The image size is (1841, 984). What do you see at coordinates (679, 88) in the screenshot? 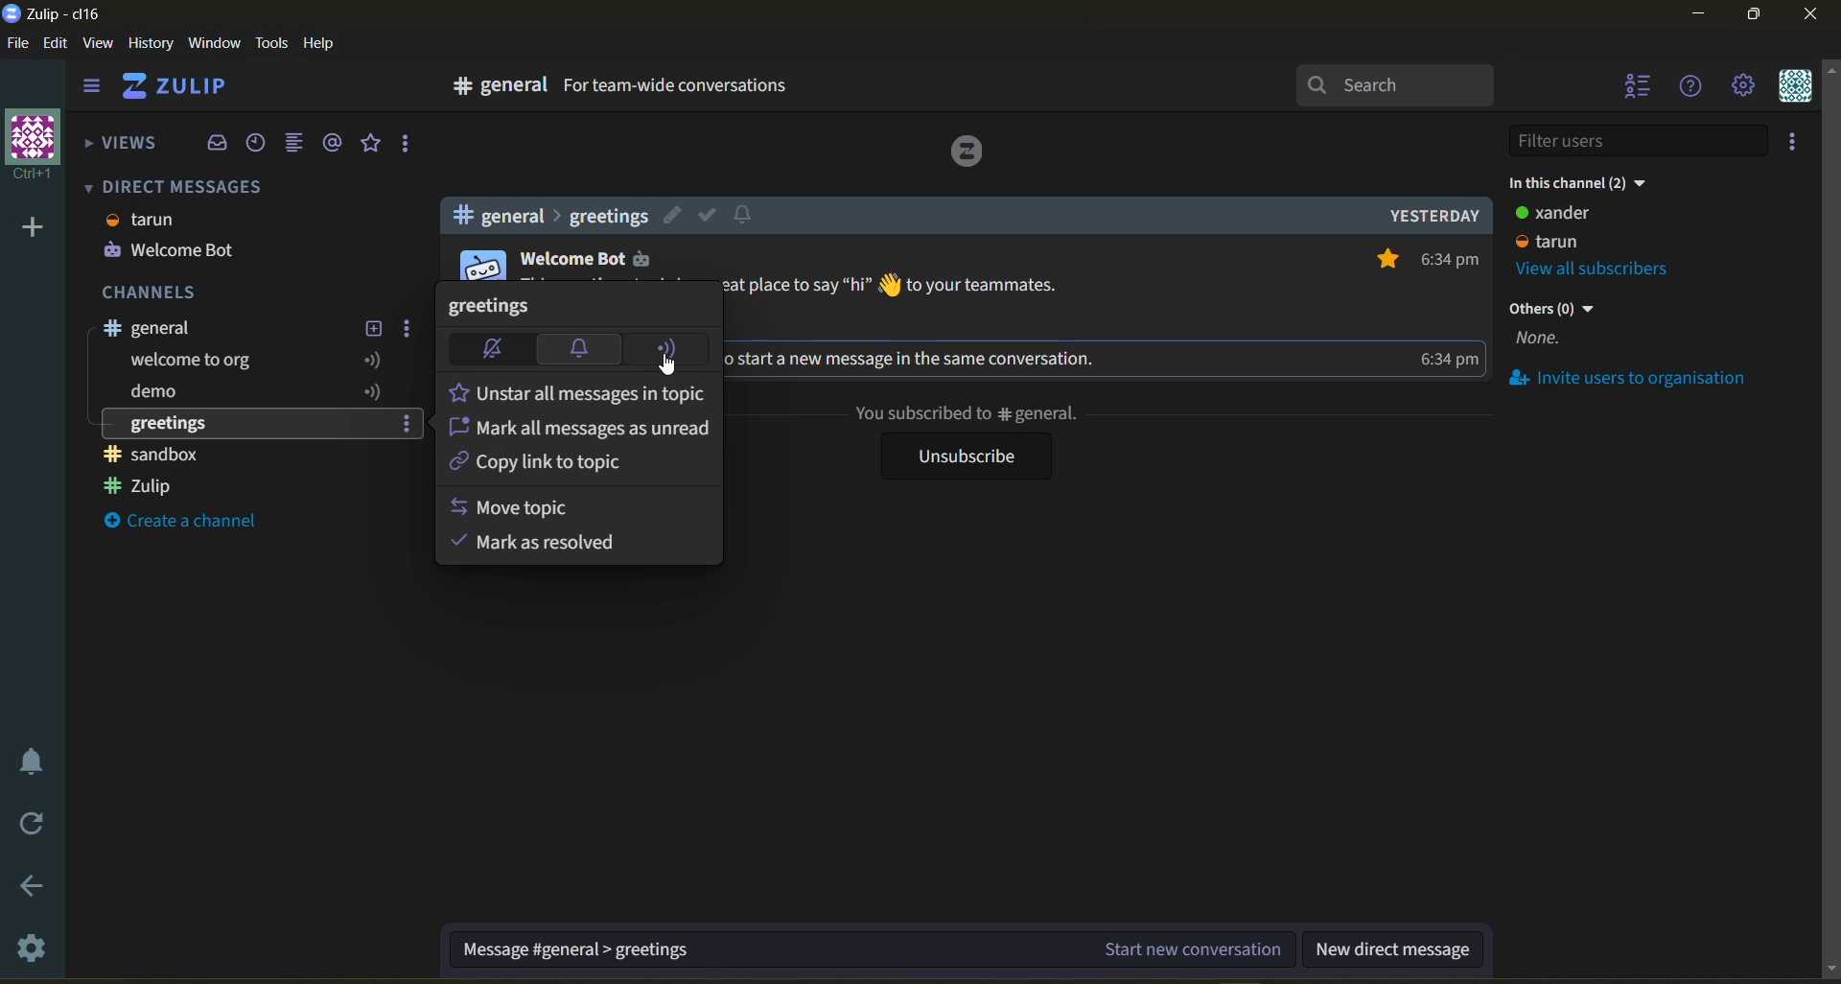
I see `for team-wide conversations` at bounding box center [679, 88].